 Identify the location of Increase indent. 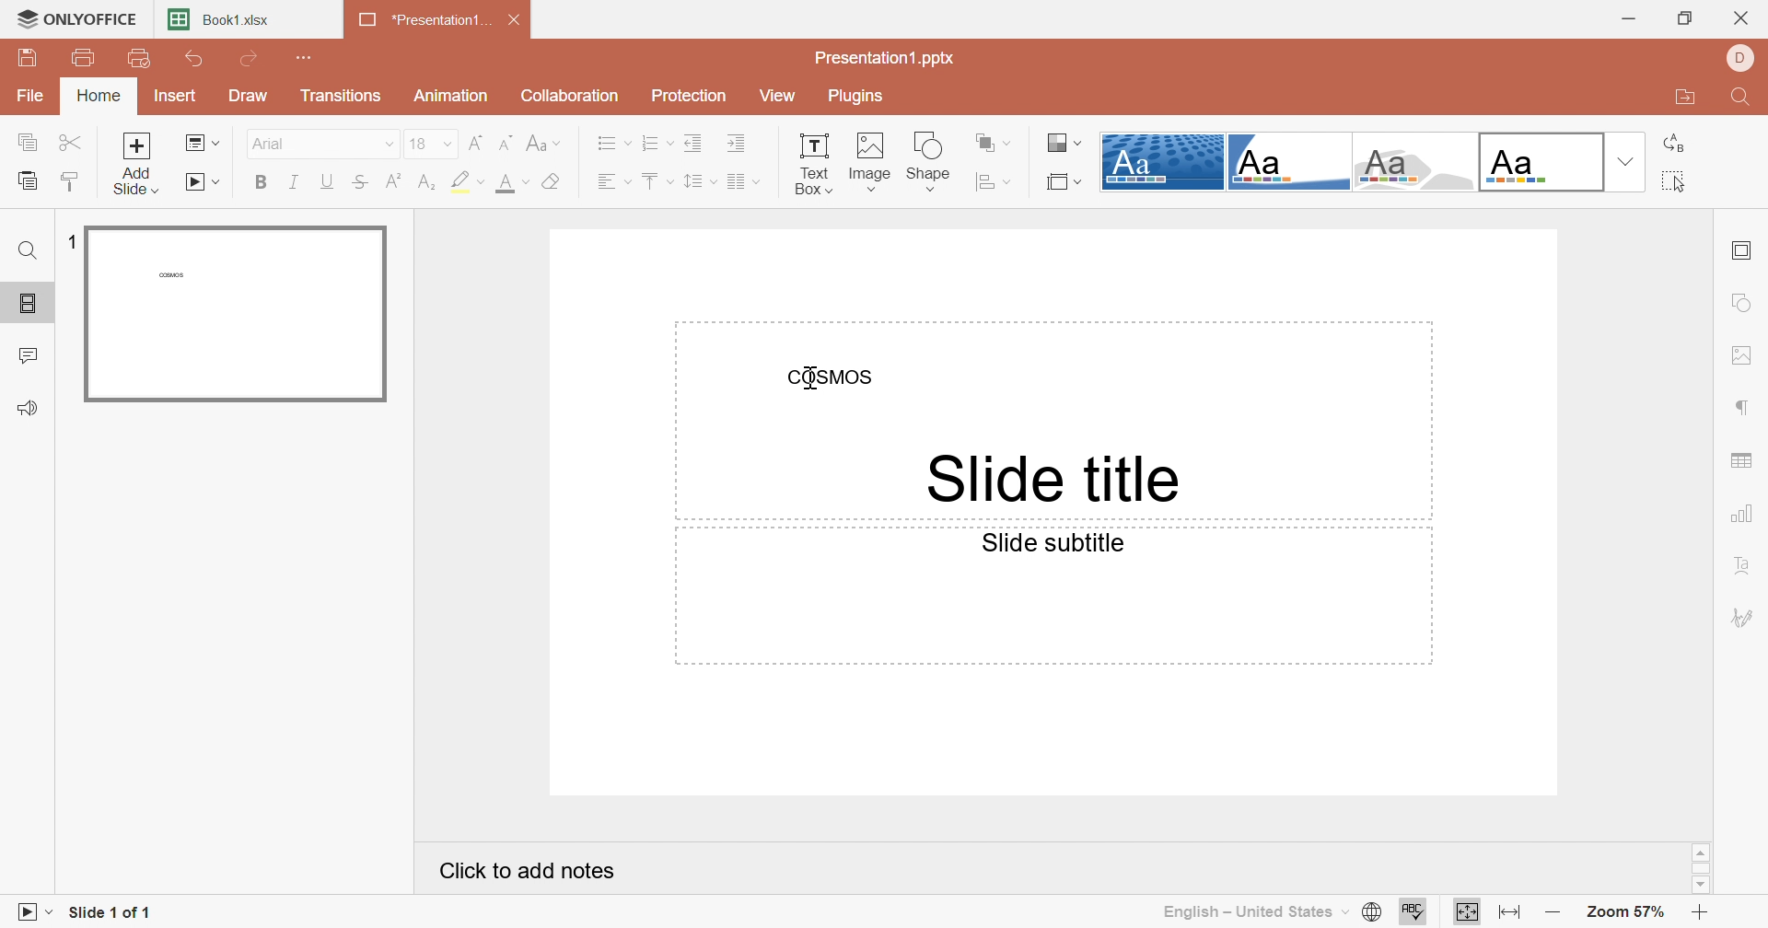
(733, 143).